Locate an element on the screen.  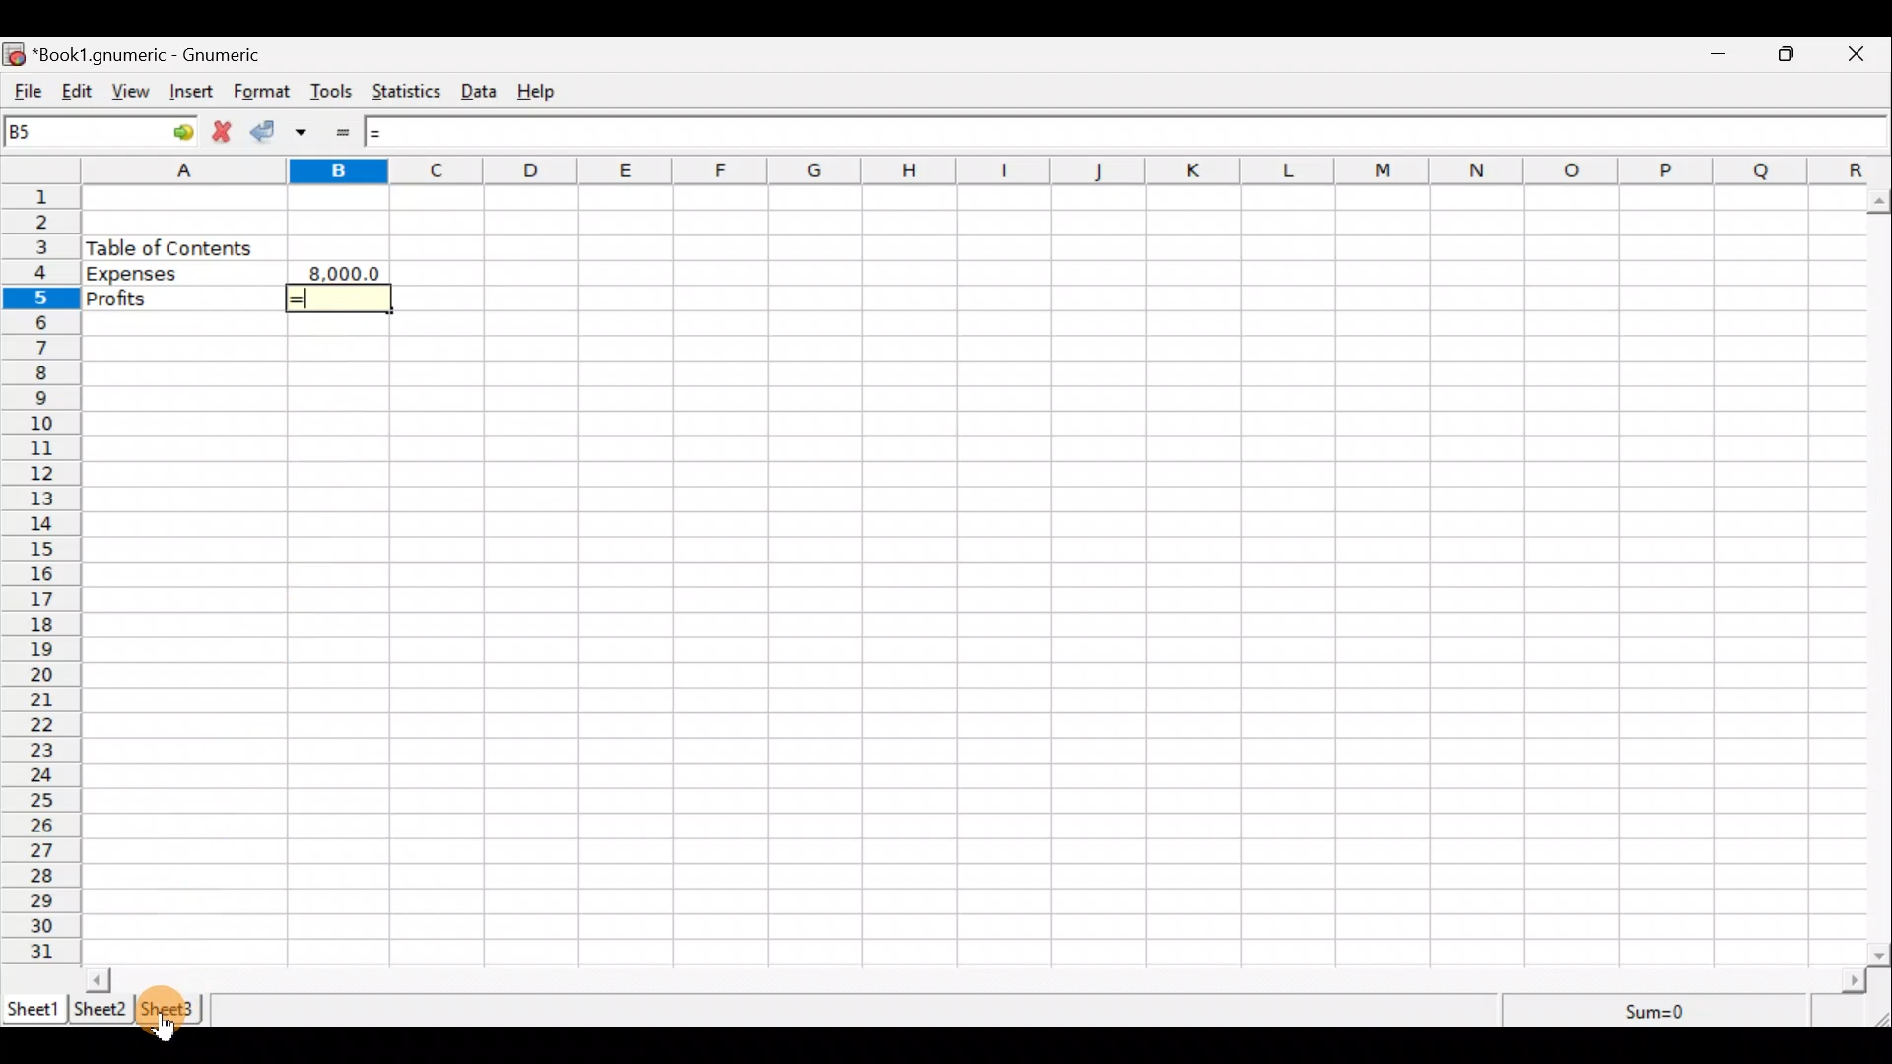
Cell name is located at coordinates (101, 131).